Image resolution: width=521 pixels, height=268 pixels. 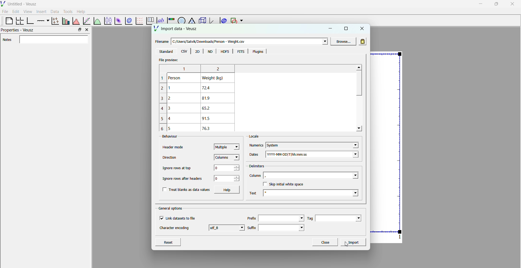 I want to click on 3d scene, so click(x=201, y=21).